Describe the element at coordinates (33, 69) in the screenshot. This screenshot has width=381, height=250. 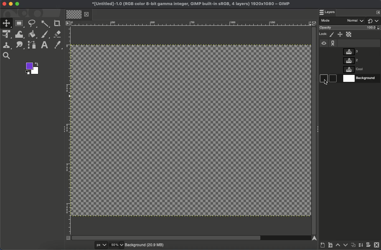
I see `Colors` at that location.